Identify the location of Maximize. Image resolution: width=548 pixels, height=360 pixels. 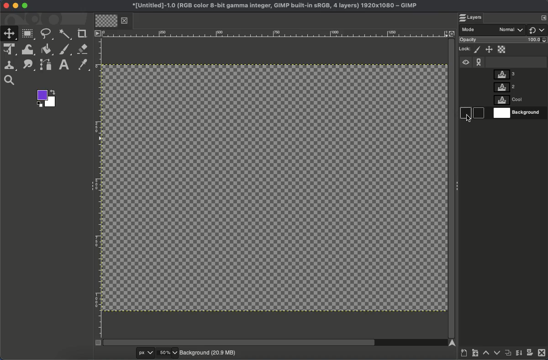
(25, 7).